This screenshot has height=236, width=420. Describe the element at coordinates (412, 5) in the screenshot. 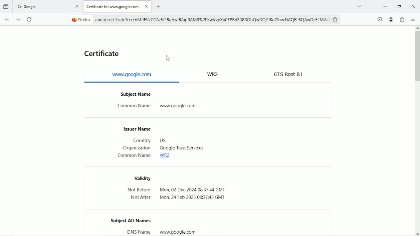

I see `Close` at that location.